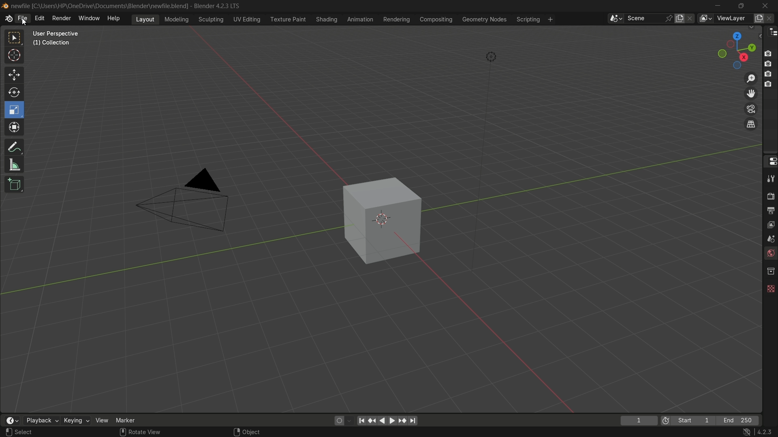 This screenshot has height=437, width=778. Describe the element at coordinates (34, 432) in the screenshot. I see `Select` at that location.